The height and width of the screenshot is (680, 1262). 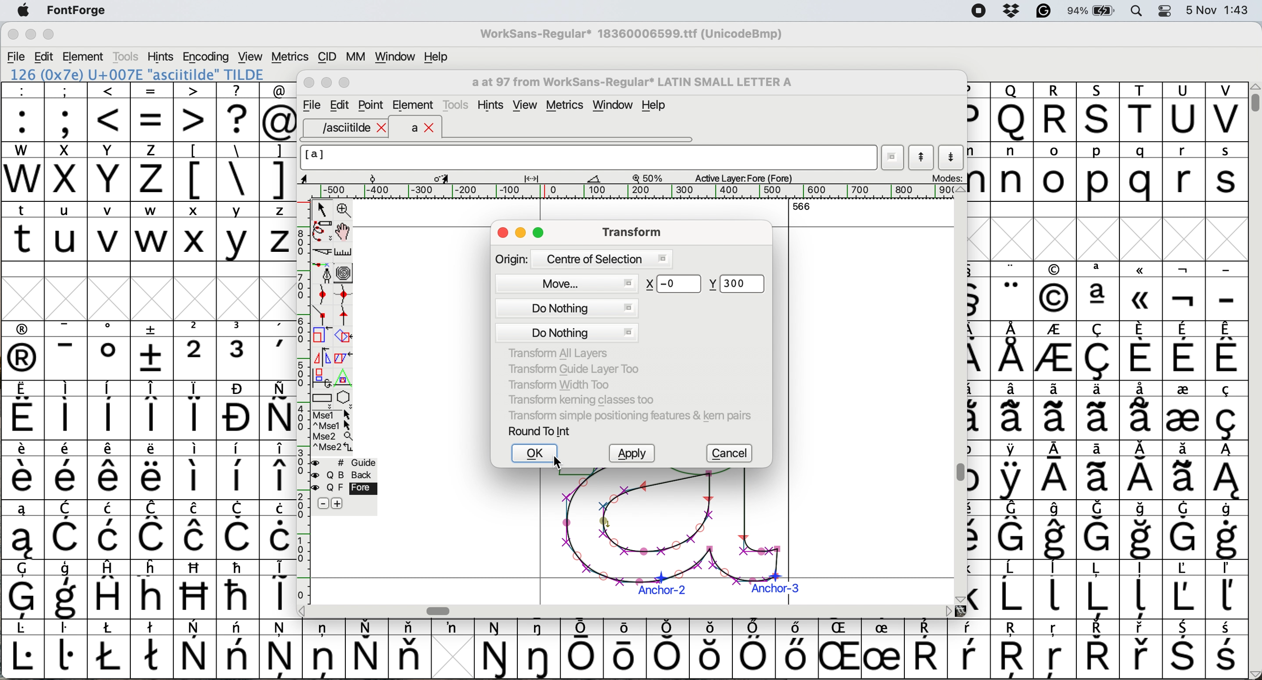 What do you see at coordinates (281, 648) in the screenshot?
I see `symbol` at bounding box center [281, 648].